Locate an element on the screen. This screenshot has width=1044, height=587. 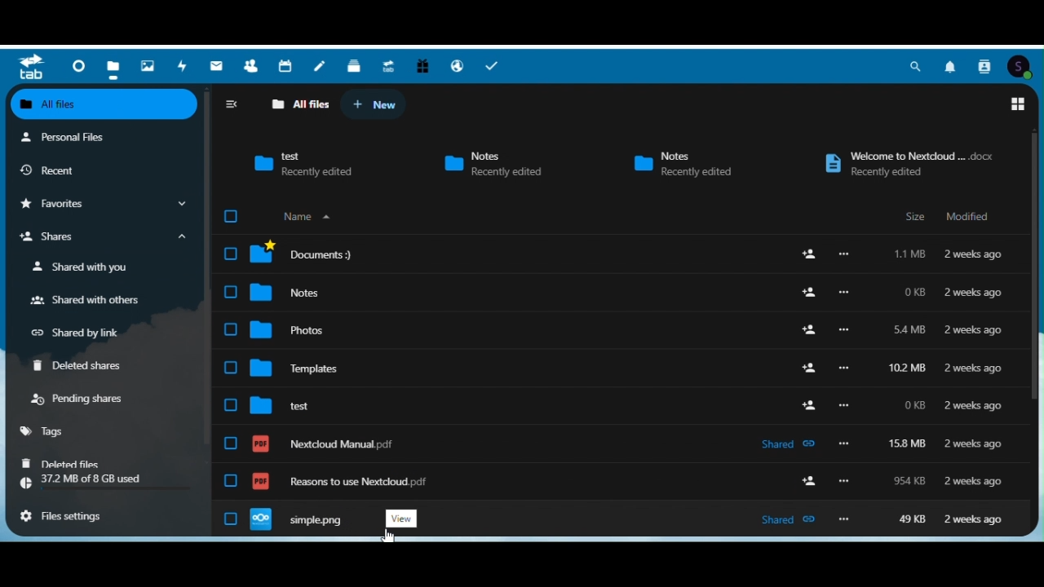
options is located at coordinates (844, 481).